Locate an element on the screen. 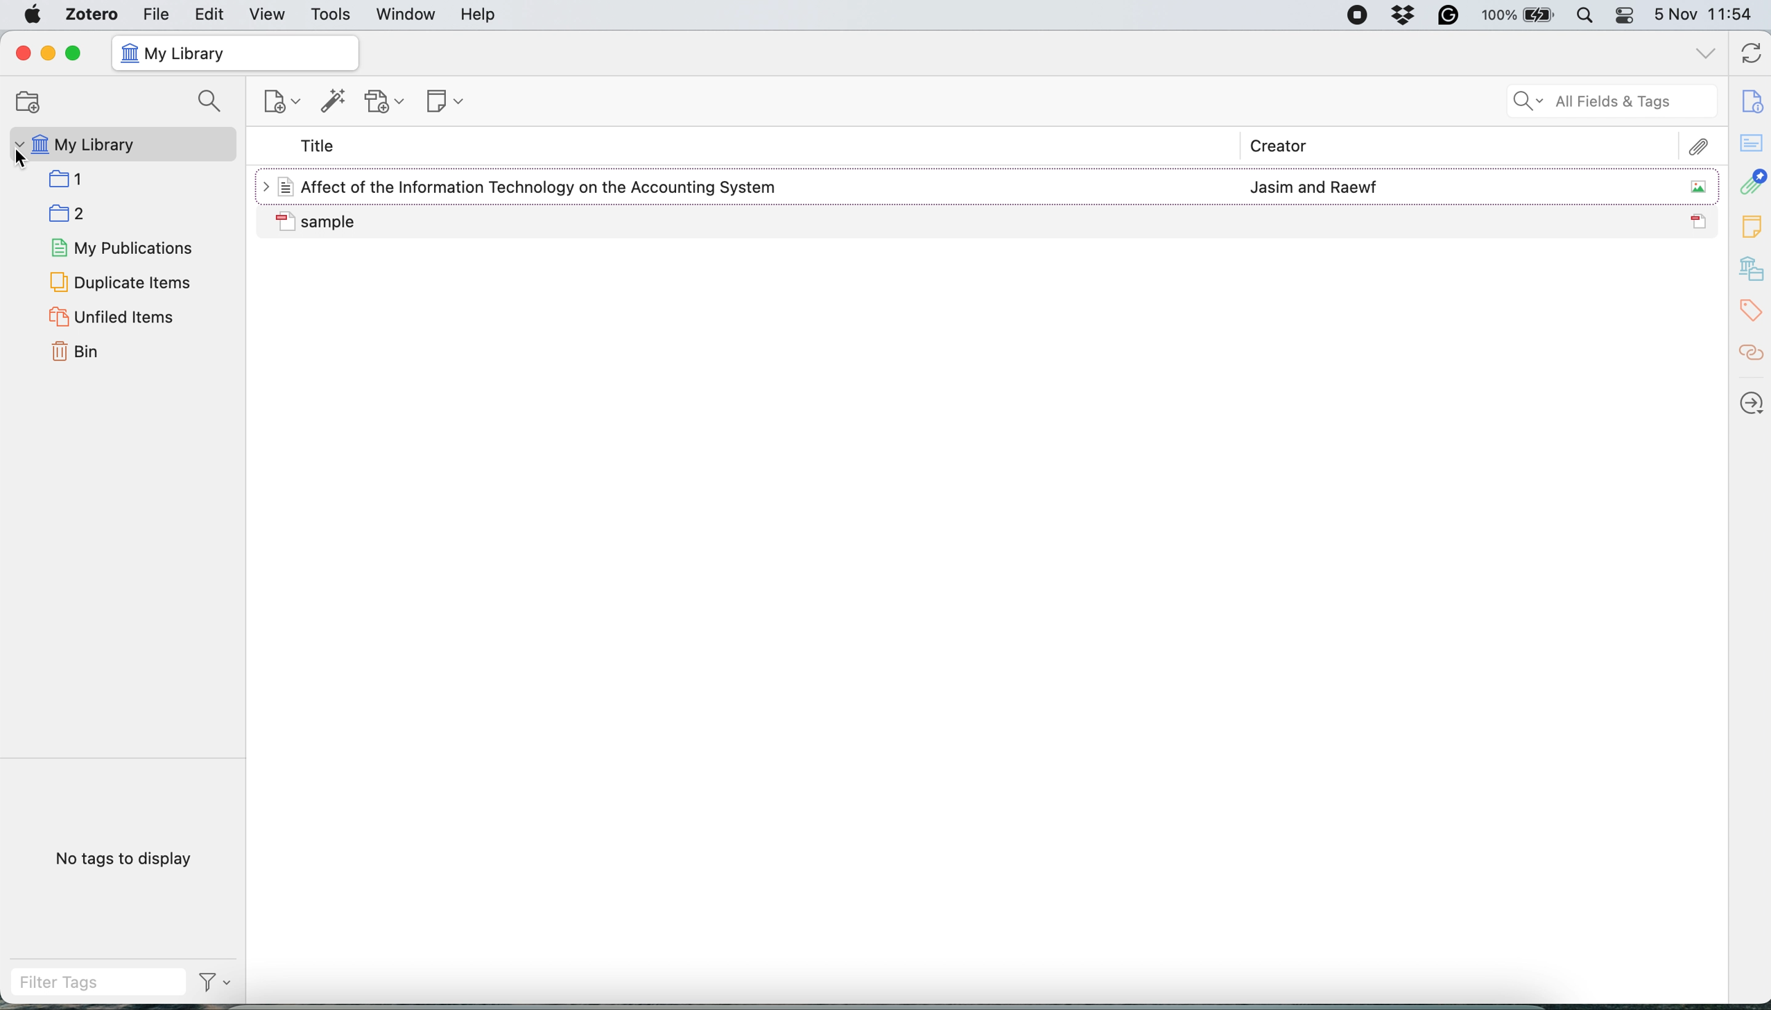  my library is located at coordinates (234, 53).